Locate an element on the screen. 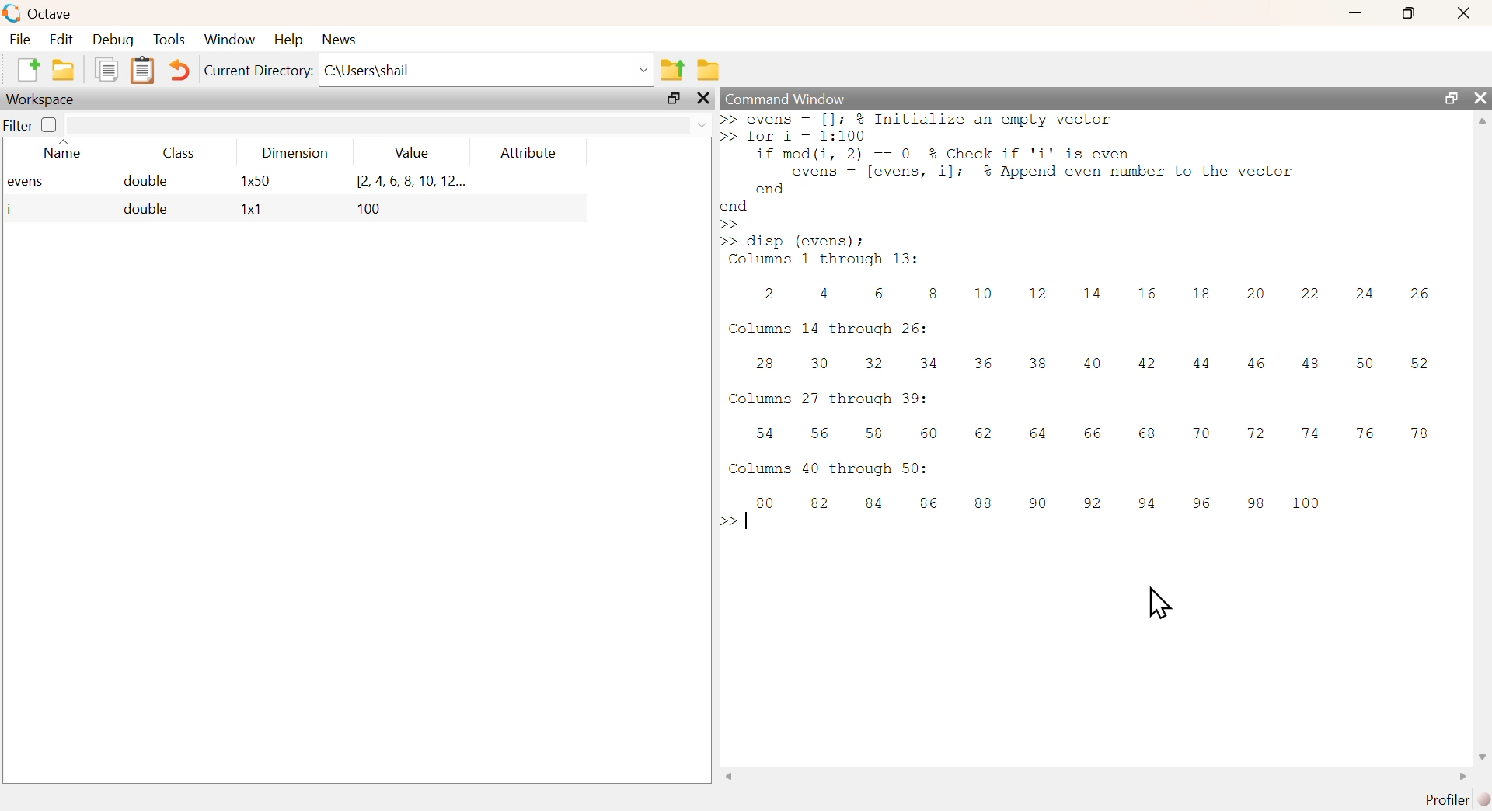  cursor is located at coordinates (1163, 601).